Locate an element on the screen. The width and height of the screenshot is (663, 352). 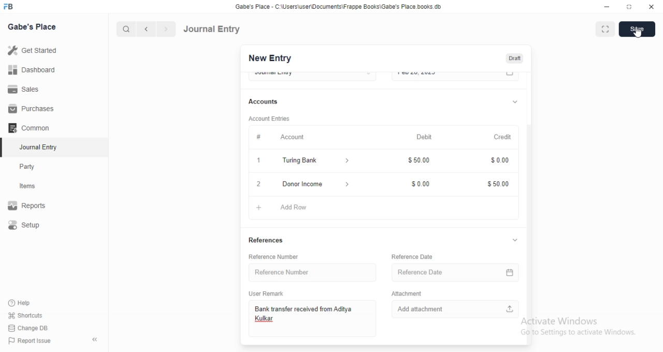
hide is located at coordinates (93, 340).